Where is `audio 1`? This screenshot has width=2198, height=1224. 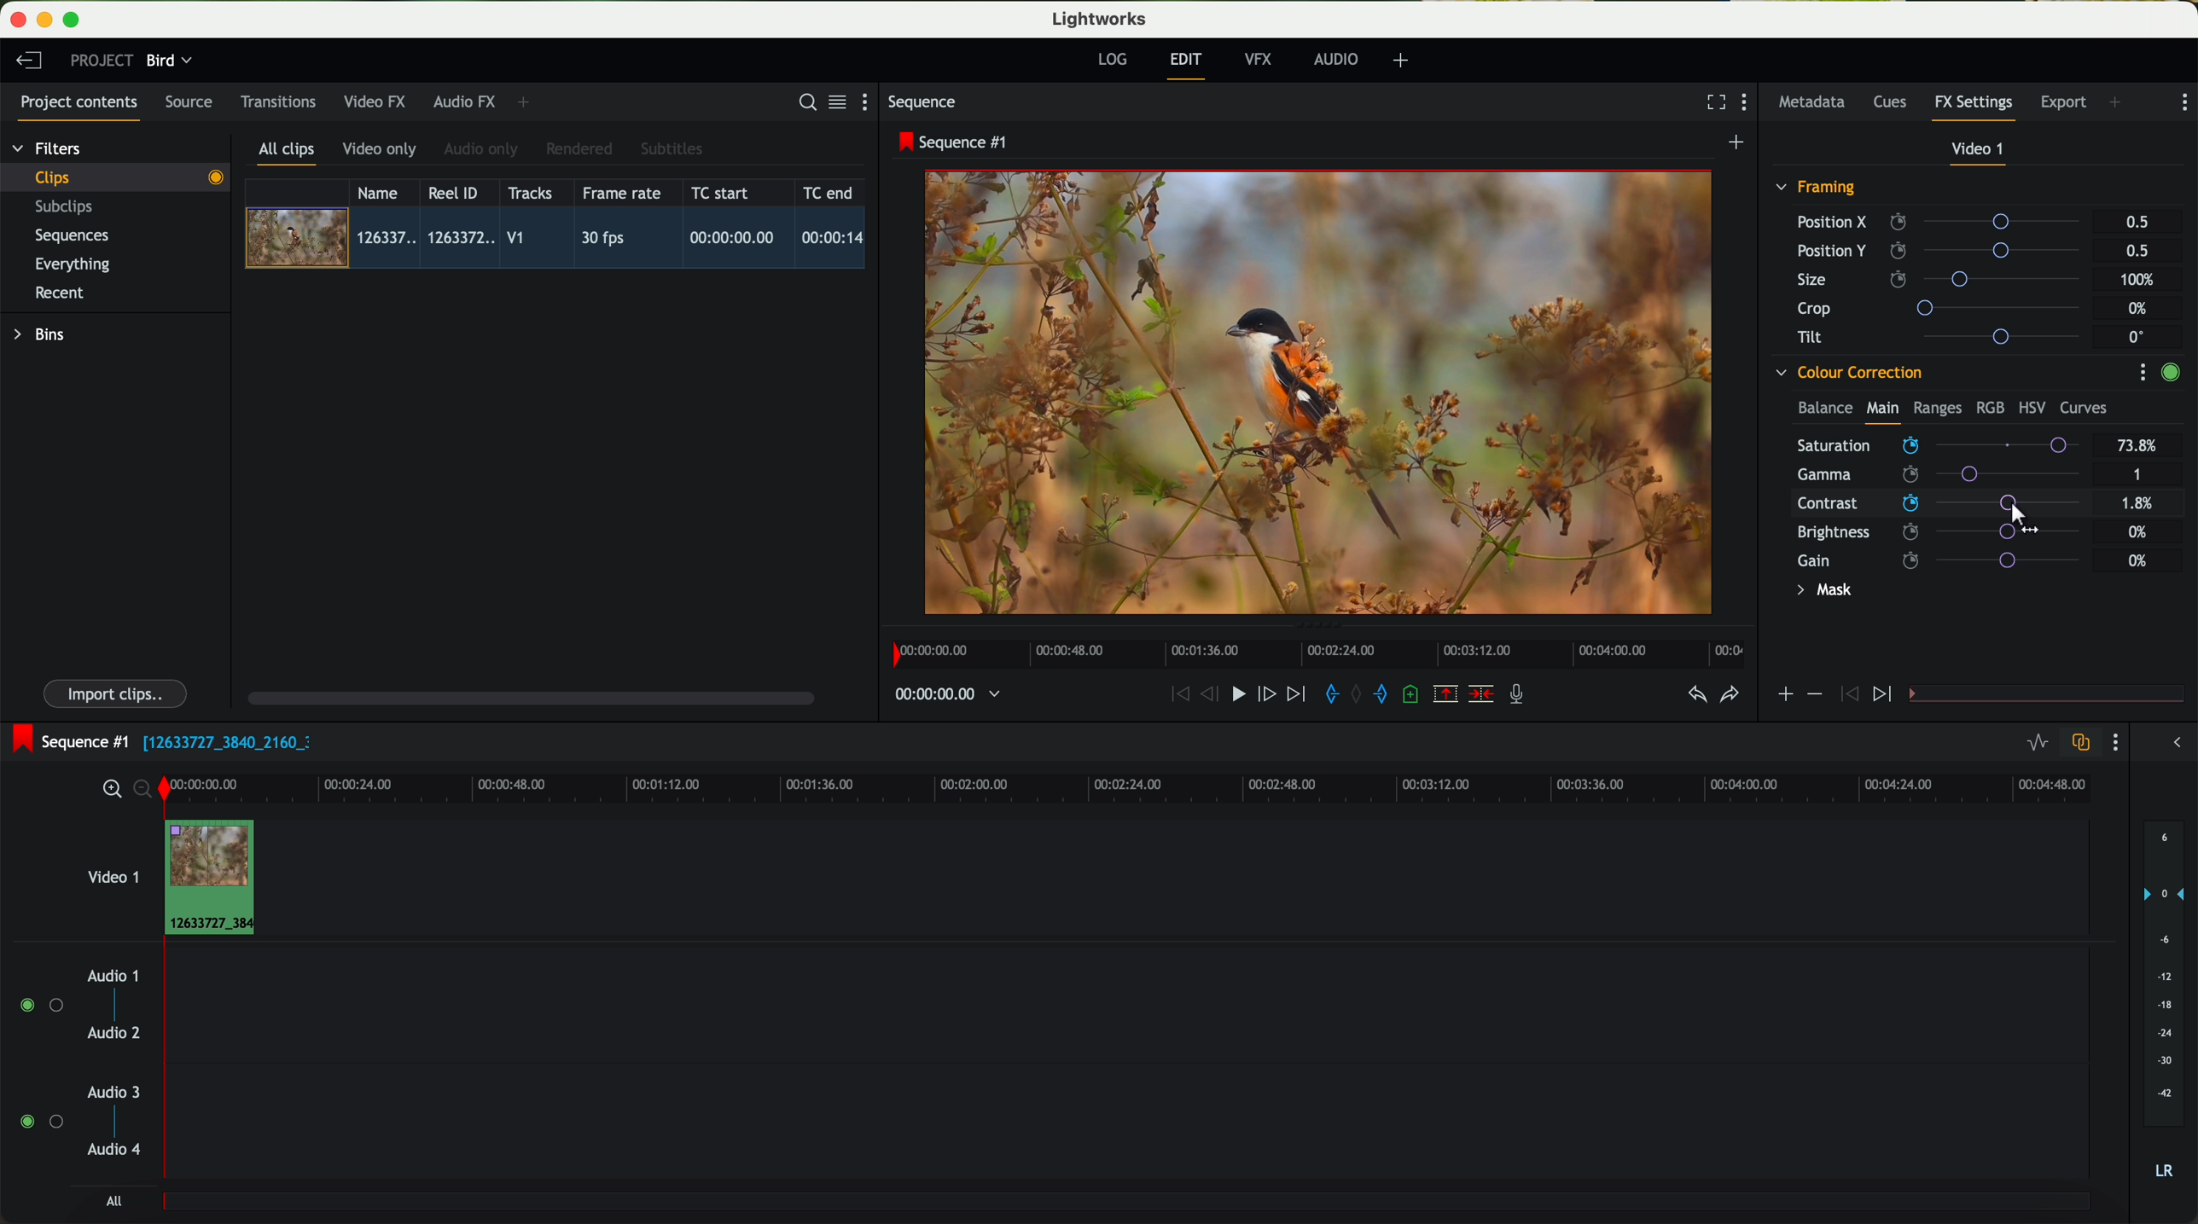
audio 1 is located at coordinates (113, 975).